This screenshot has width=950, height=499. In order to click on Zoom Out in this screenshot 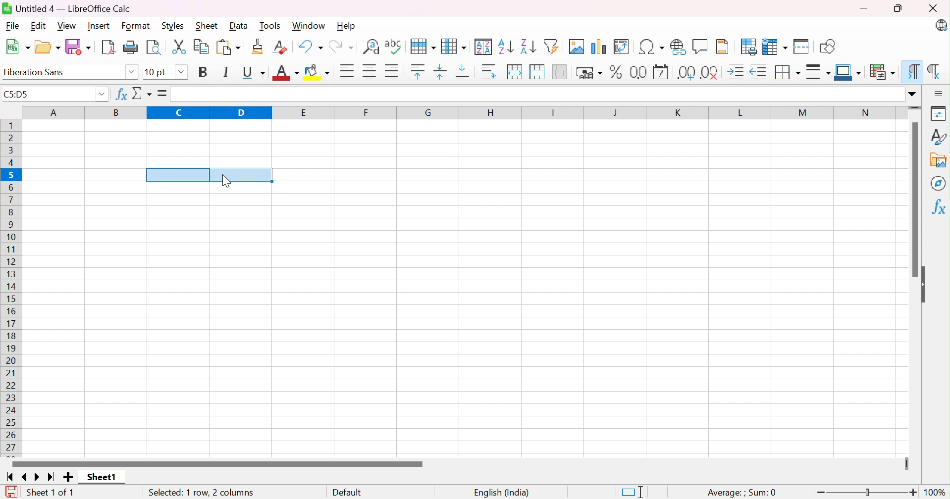, I will do `click(823, 493)`.